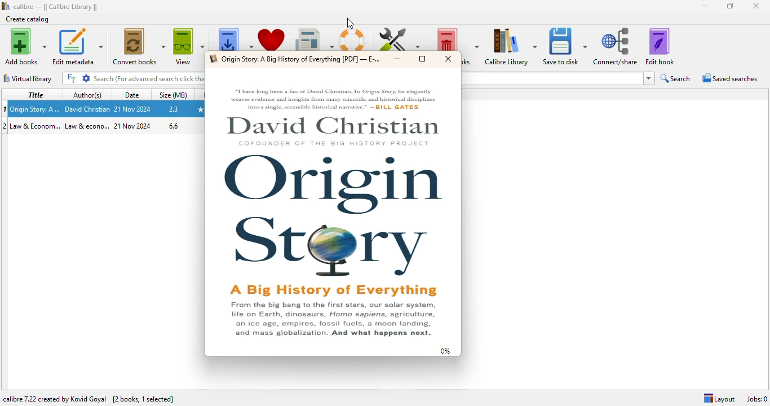  I want to click on origin story, so click(332, 215).